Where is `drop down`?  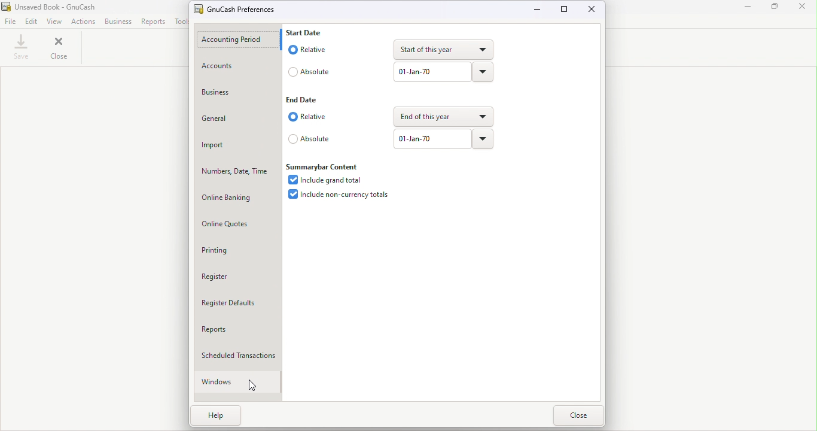
drop down is located at coordinates (440, 118).